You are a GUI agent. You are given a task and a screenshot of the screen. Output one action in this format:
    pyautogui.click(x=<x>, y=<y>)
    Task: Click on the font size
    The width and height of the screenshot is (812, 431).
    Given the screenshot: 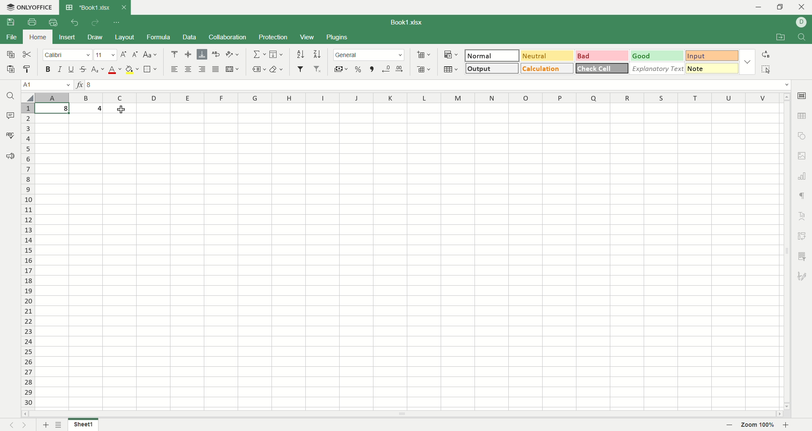 What is the action you would take?
    pyautogui.click(x=106, y=55)
    